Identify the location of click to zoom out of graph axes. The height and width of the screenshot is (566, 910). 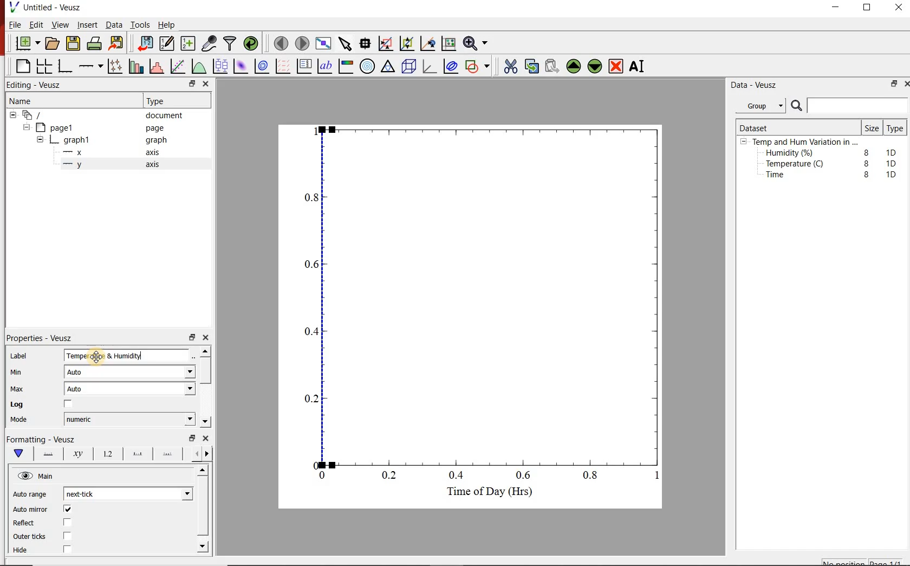
(407, 44).